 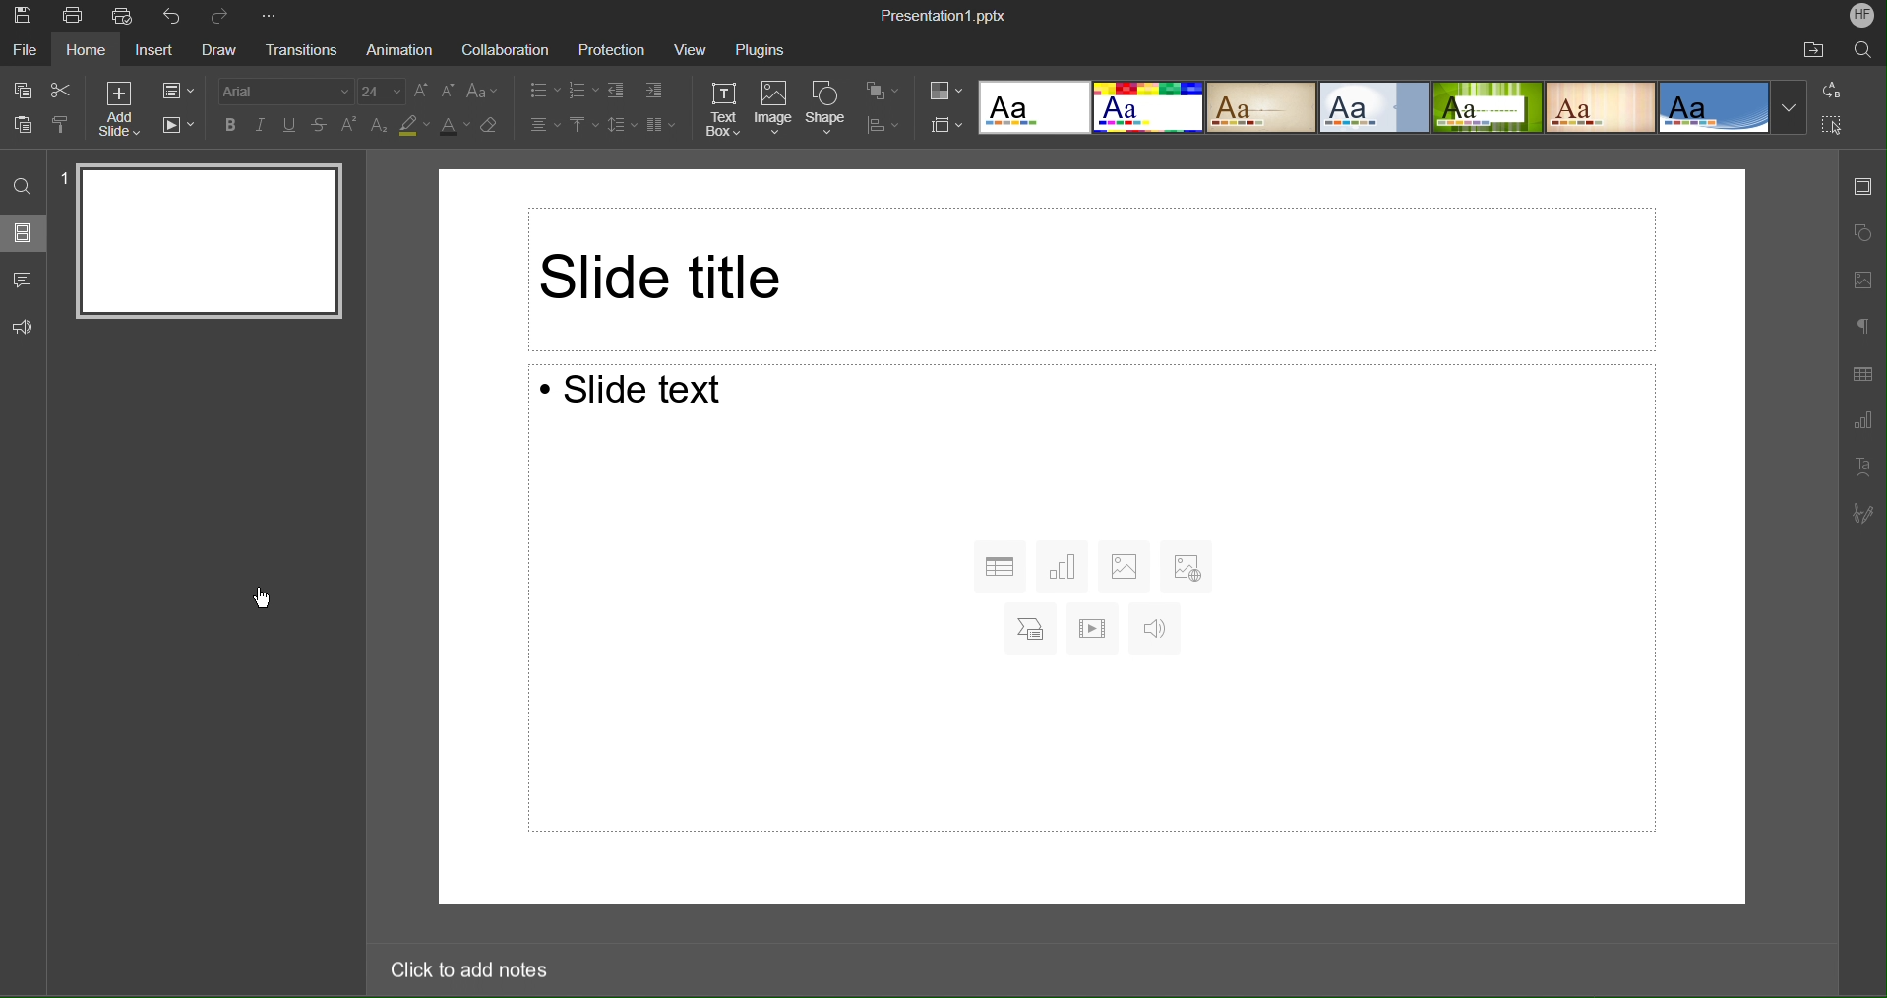 What do you see at coordinates (725, 110) in the screenshot?
I see `Text Box` at bounding box center [725, 110].